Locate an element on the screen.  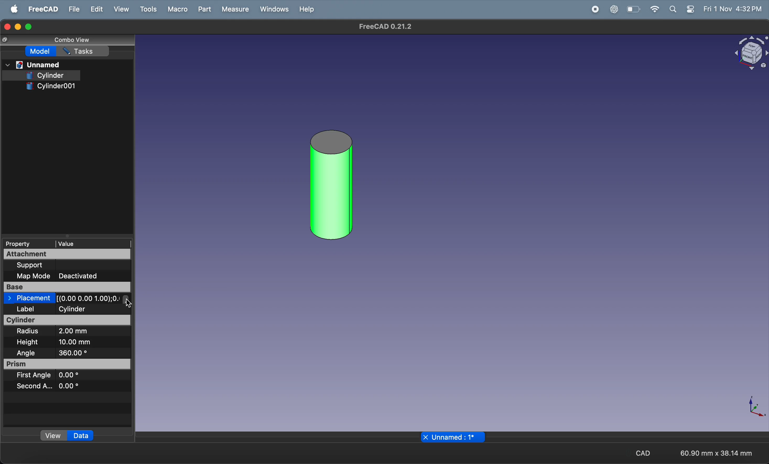
close is located at coordinates (425, 437).